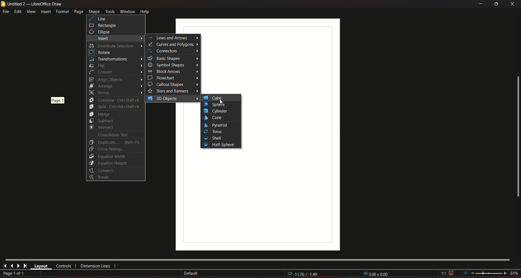  Describe the element at coordinates (78, 12) in the screenshot. I see `page` at that location.